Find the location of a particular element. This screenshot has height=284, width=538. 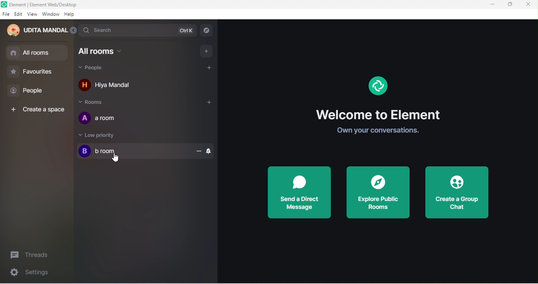

all room is located at coordinates (37, 53).